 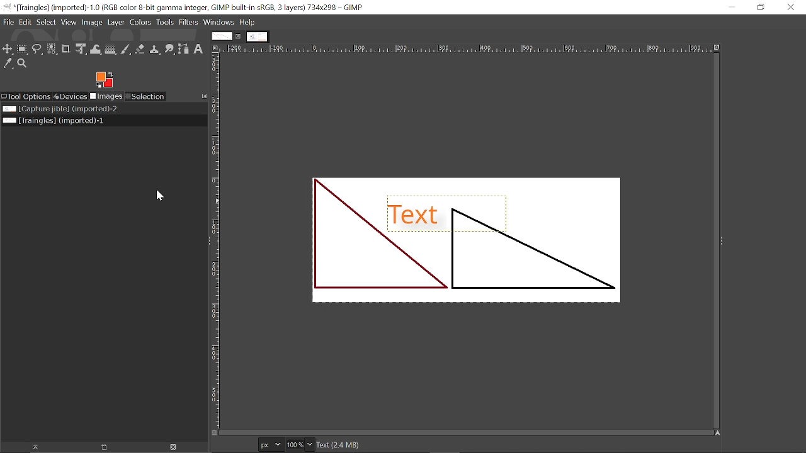 What do you see at coordinates (70, 96) in the screenshot?
I see `Devices` at bounding box center [70, 96].